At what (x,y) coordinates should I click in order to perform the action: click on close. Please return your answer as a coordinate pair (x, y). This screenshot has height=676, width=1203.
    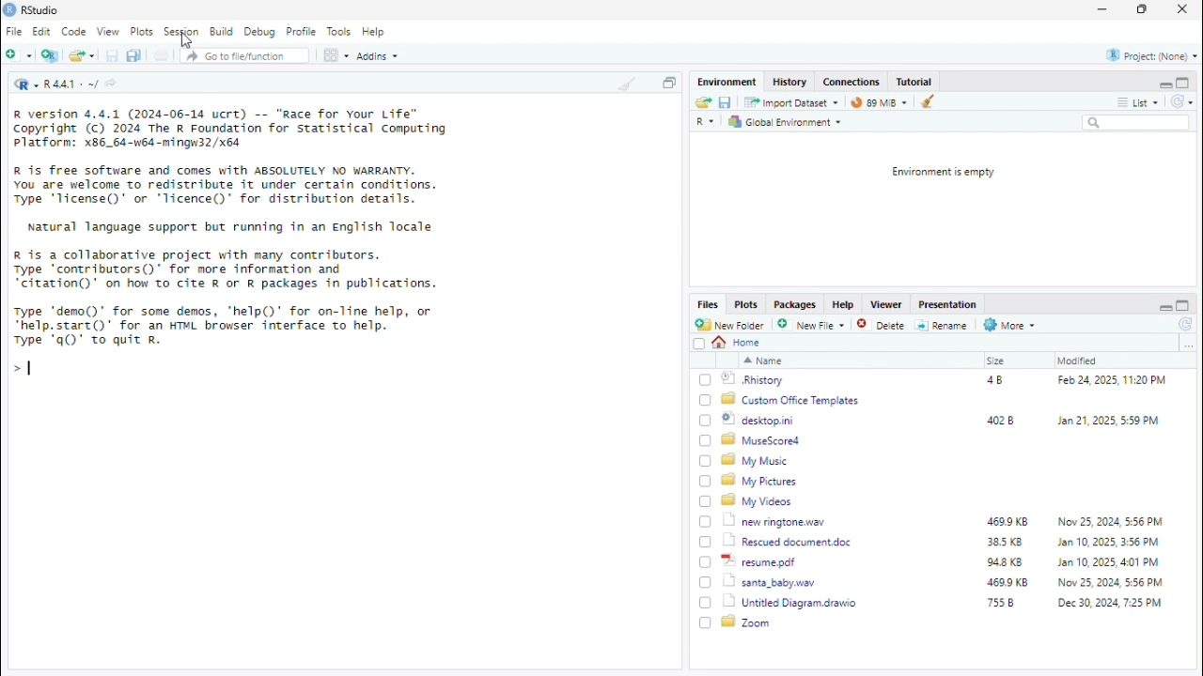
    Looking at the image, I should click on (1183, 8).